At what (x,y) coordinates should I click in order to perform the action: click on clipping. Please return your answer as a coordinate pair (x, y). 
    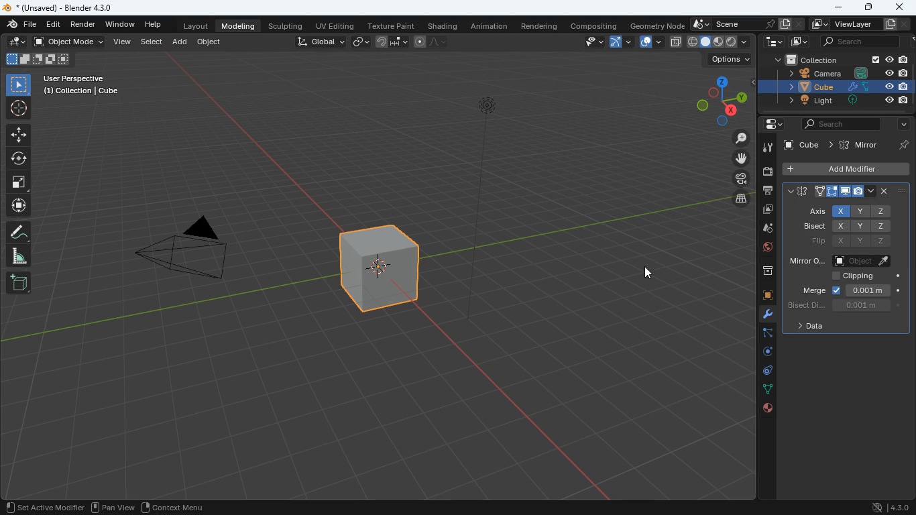
    Looking at the image, I should click on (858, 278).